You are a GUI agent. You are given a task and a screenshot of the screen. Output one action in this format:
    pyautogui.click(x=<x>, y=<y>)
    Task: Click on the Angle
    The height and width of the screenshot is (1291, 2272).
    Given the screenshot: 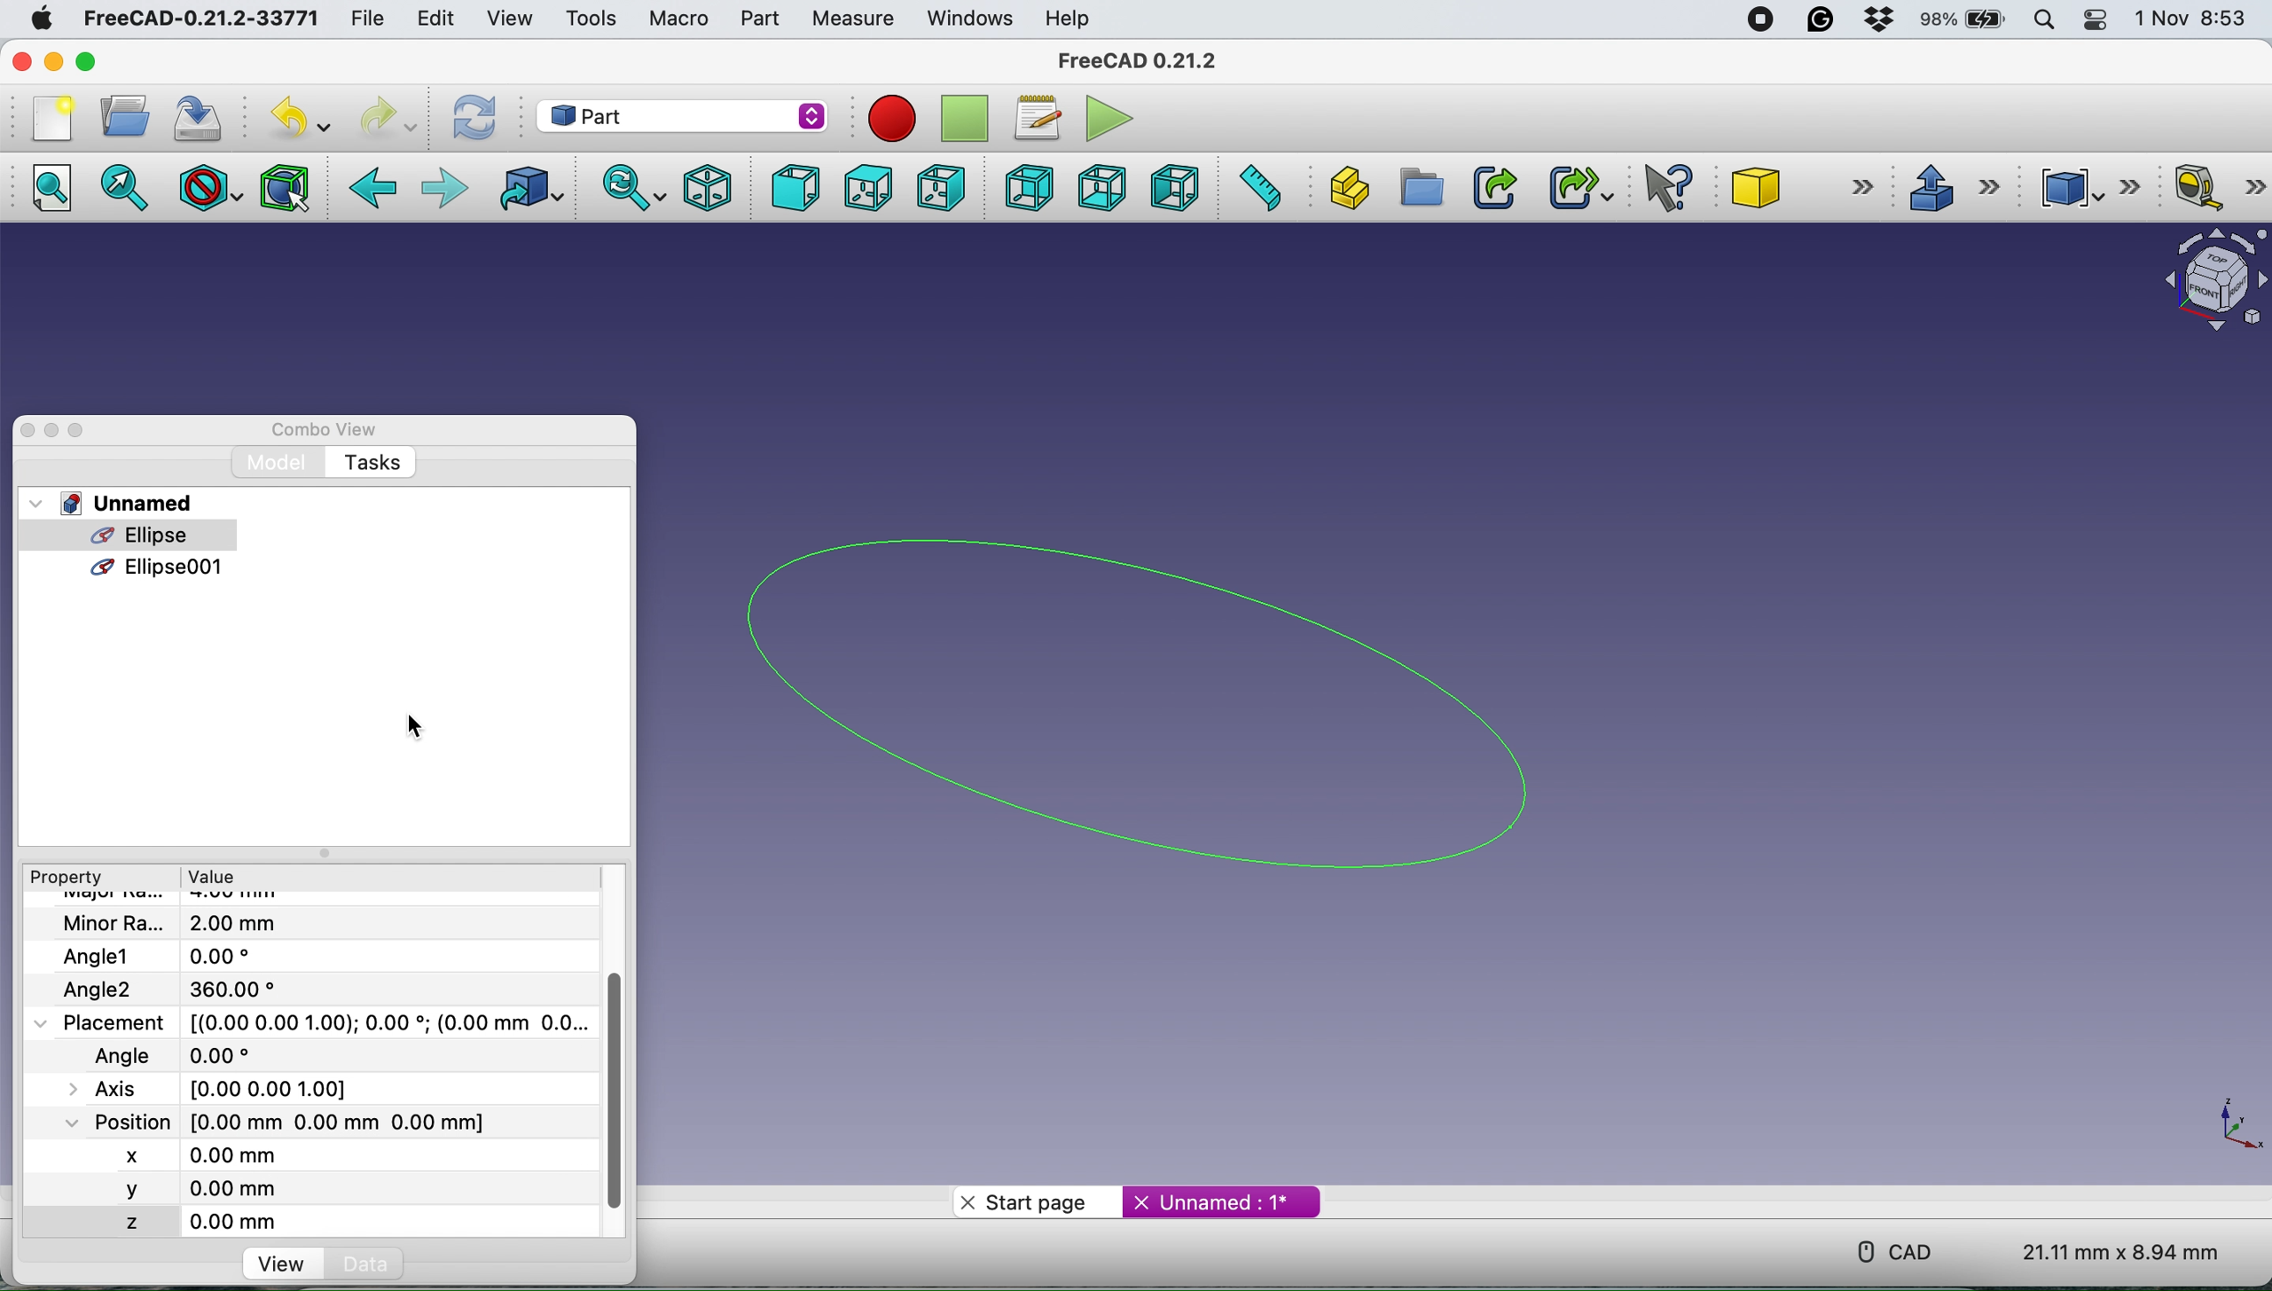 What is the action you would take?
    pyautogui.click(x=183, y=988)
    